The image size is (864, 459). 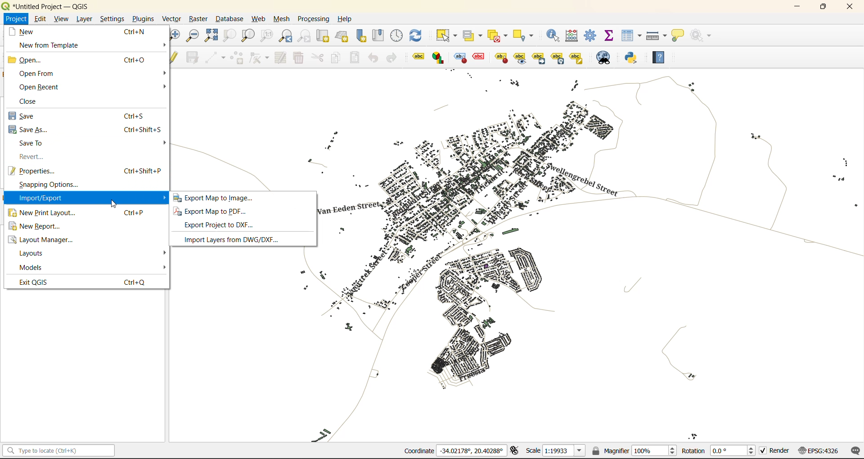 I want to click on web, so click(x=258, y=20).